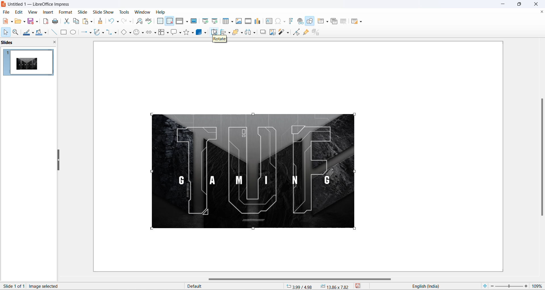 This screenshot has height=290, width=545. What do you see at coordinates (137, 33) in the screenshot?
I see `symbol shapes` at bounding box center [137, 33].